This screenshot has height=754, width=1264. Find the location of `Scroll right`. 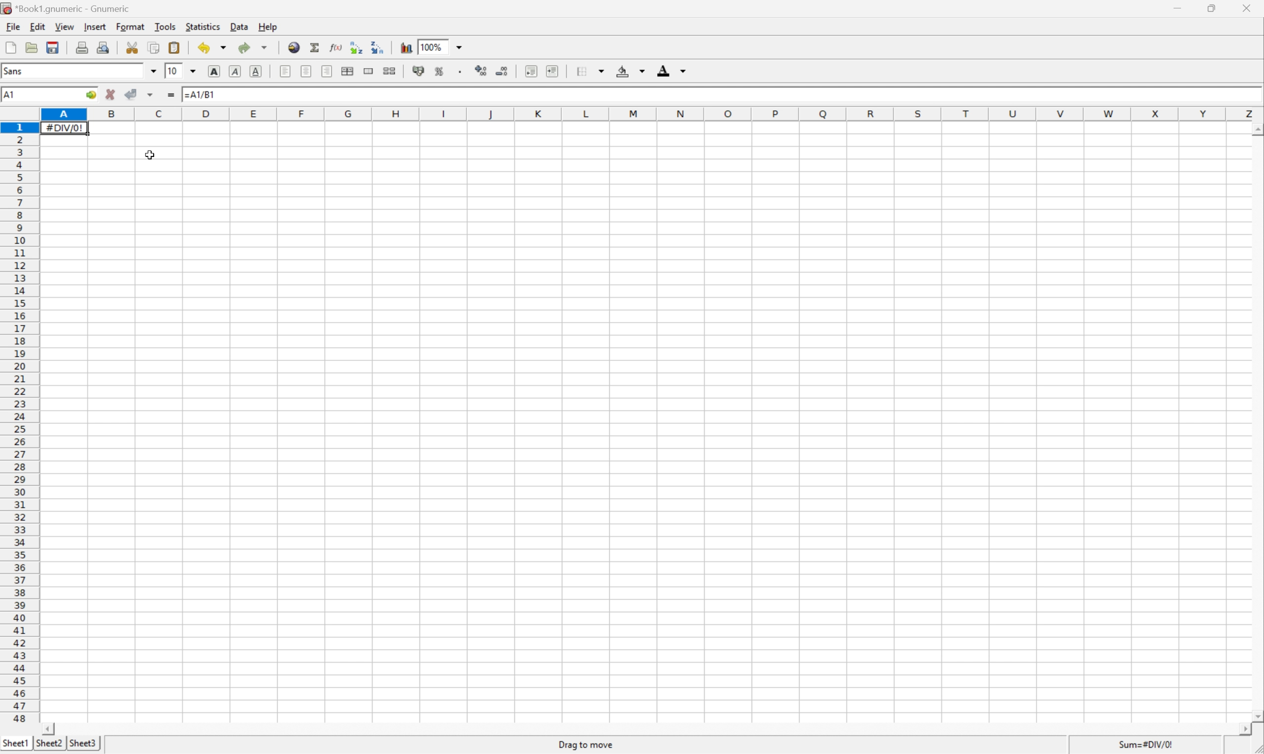

Scroll right is located at coordinates (1236, 730).